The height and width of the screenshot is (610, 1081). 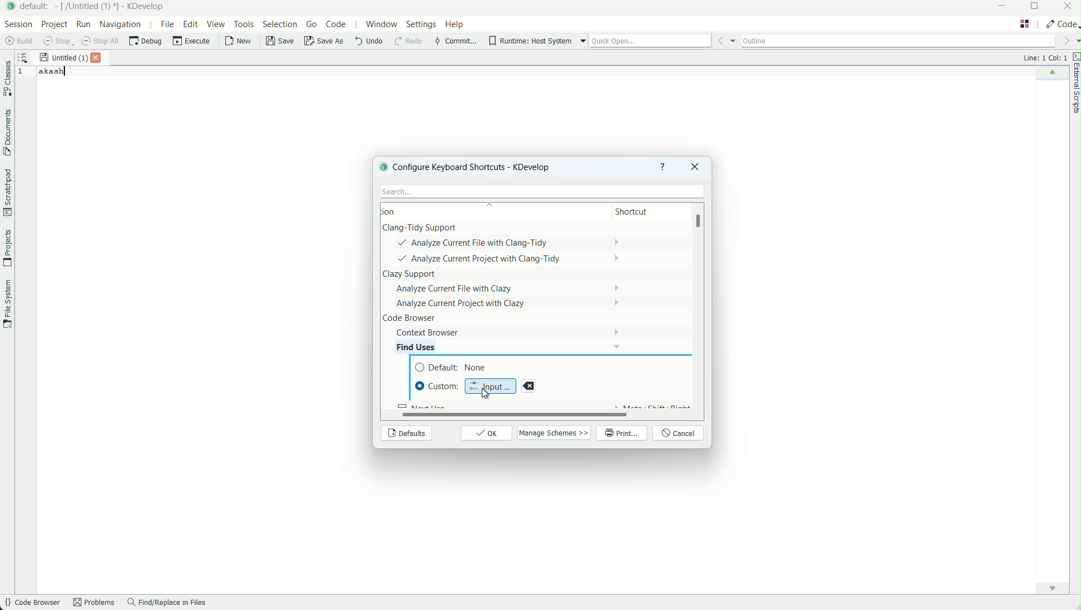 What do you see at coordinates (642, 212) in the screenshot?
I see `shortcut` at bounding box center [642, 212].